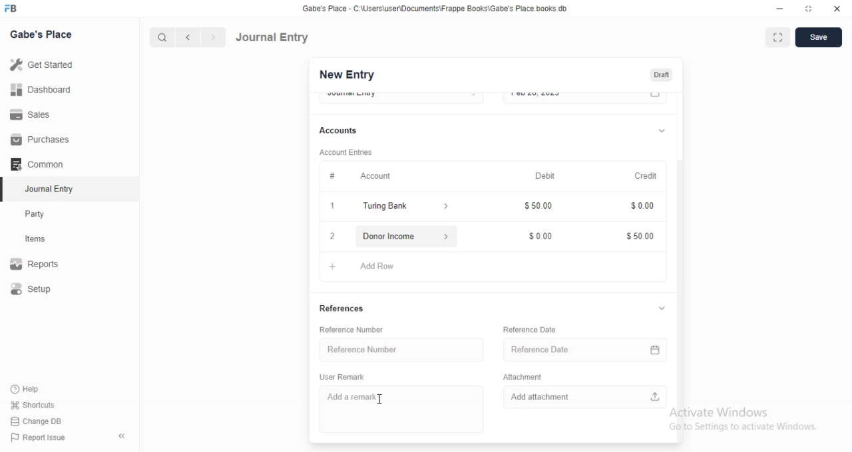 The height and width of the screenshot is (452, 852). Describe the element at coordinates (355, 175) in the screenshot. I see `Account` at that location.